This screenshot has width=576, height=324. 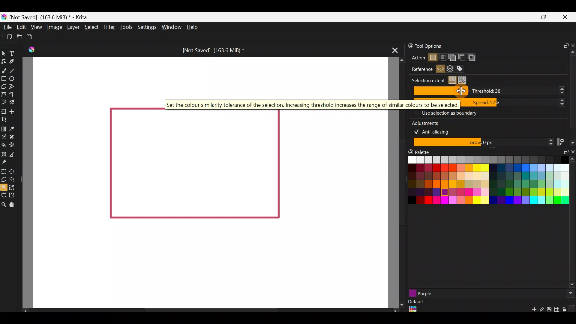 I want to click on Close docker, so click(x=572, y=44).